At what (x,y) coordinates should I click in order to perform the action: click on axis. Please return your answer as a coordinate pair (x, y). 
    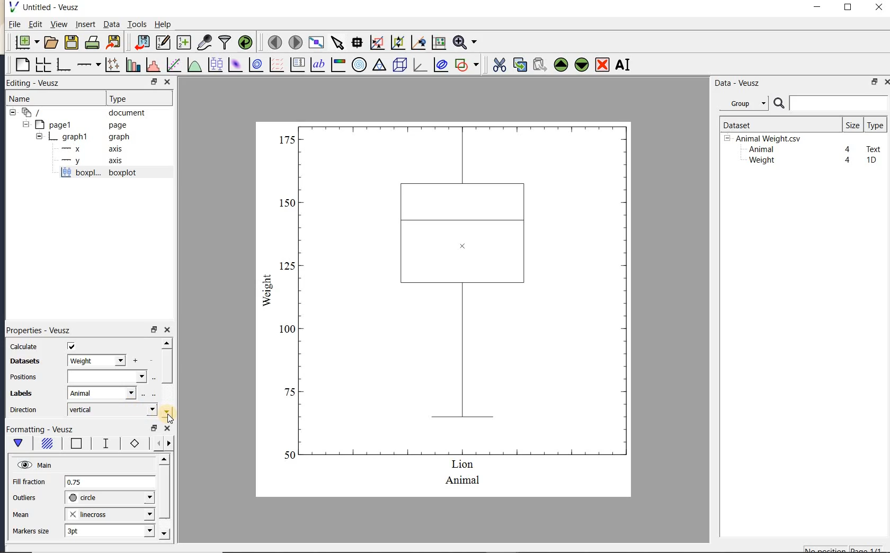
    Looking at the image, I should click on (89, 149).